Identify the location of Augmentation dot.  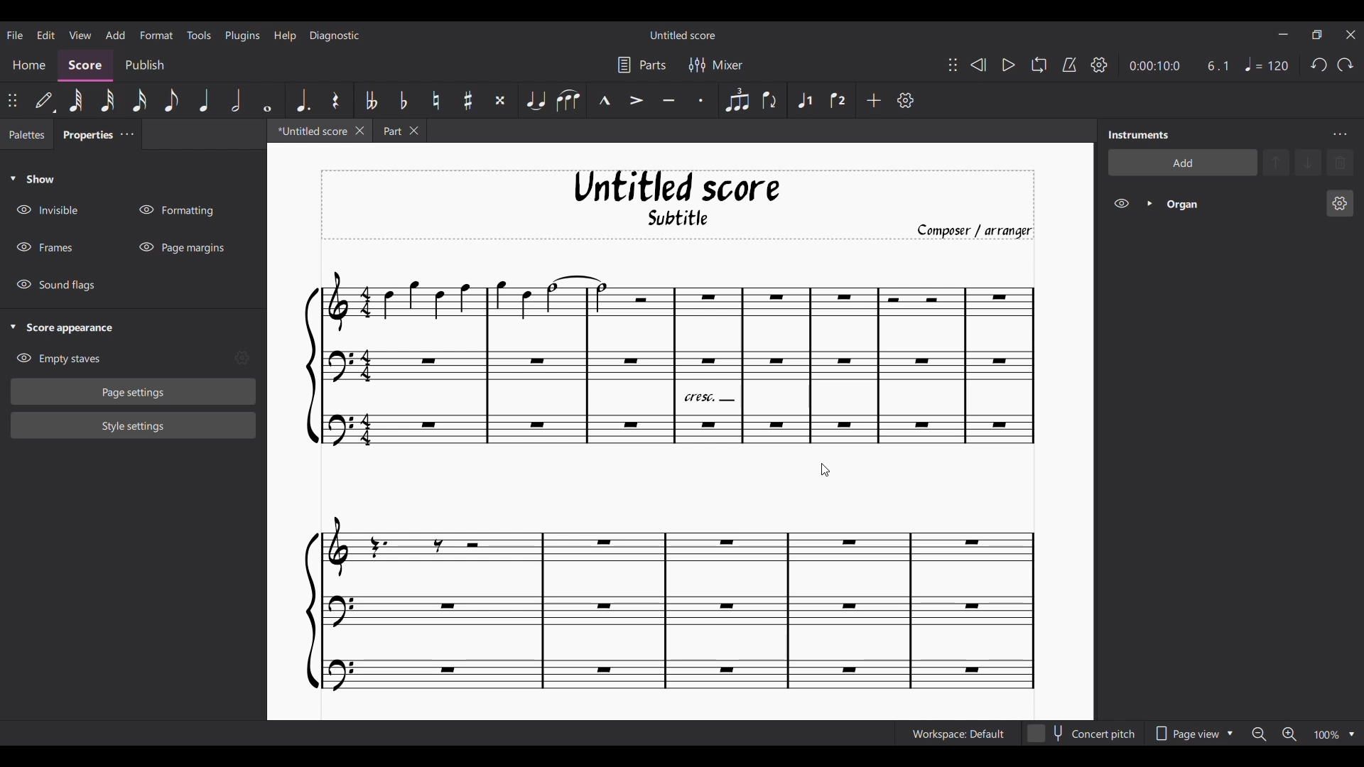
(302, 100).